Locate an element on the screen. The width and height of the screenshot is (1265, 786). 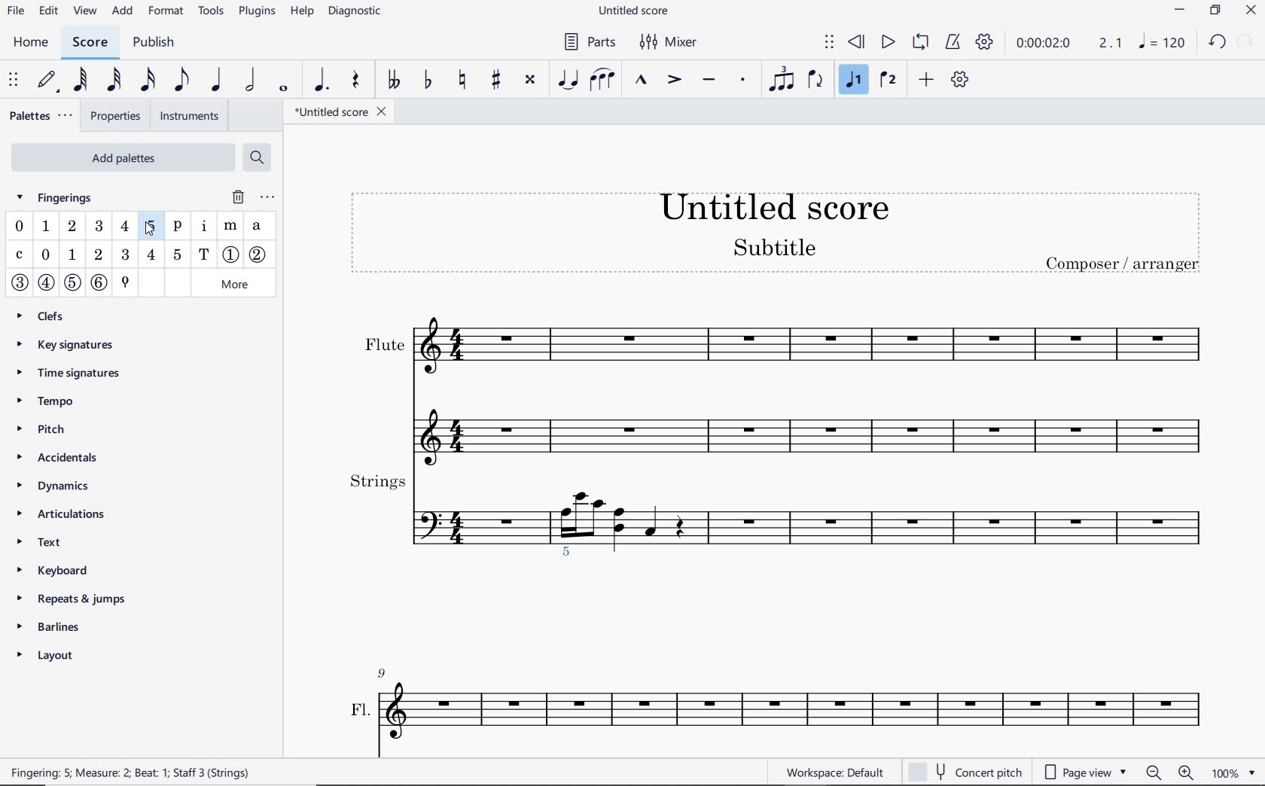
barlines is located at coordinates (78, 624).